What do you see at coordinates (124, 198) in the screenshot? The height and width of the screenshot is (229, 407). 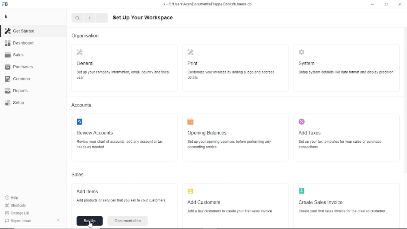 I see `Add items    Add products or services that you sell to your customers.` at bounding box center [124, 198].